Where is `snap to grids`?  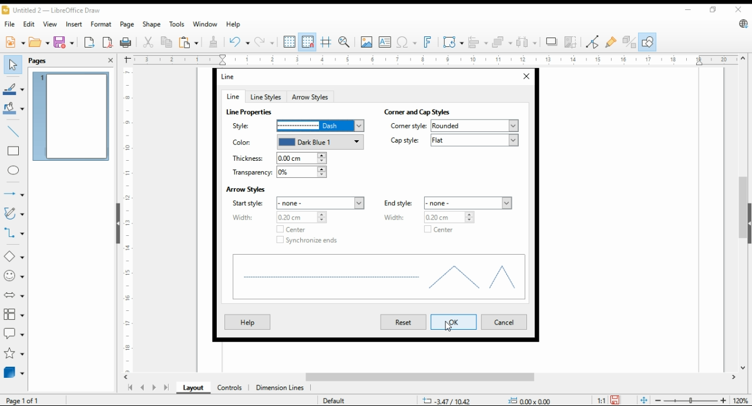
snap to grids is located at coordinates (308, 42).